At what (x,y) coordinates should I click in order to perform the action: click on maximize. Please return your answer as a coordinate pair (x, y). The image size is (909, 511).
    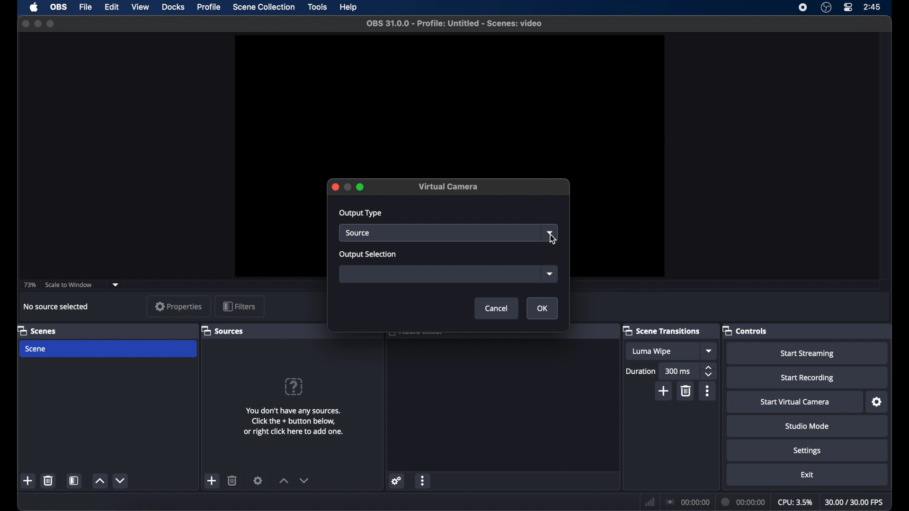
    Looking at the image, I should click on (361, 187).